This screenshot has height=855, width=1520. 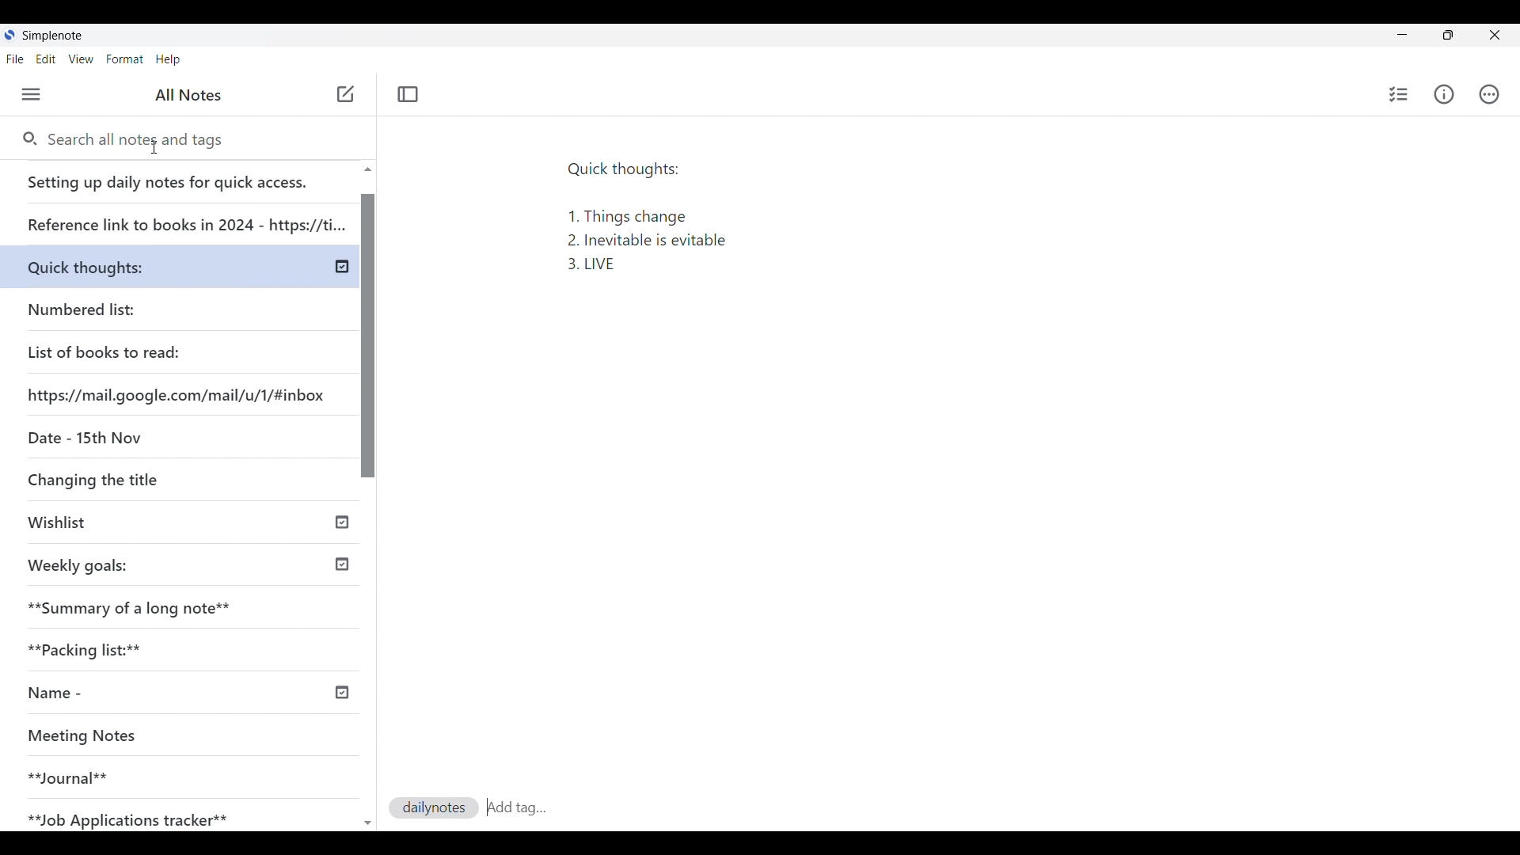 What do you see at coordinates (187, 647) in the screenshot?
I see `Packing lists` at bounding box center [187, 647].